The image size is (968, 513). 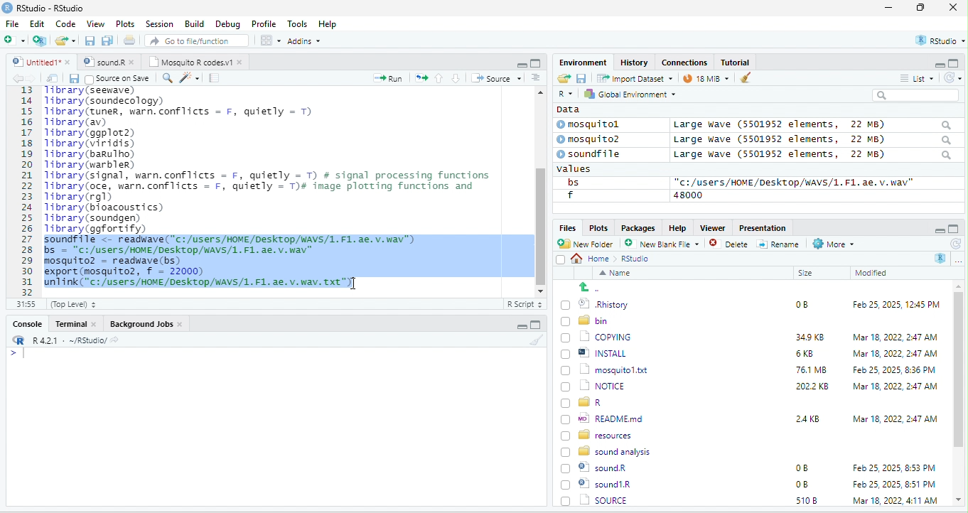 What do you see at coordinates (38, 62) in the screenshot?
I see `© Untitied1* »` at bounding box center [38, 62].